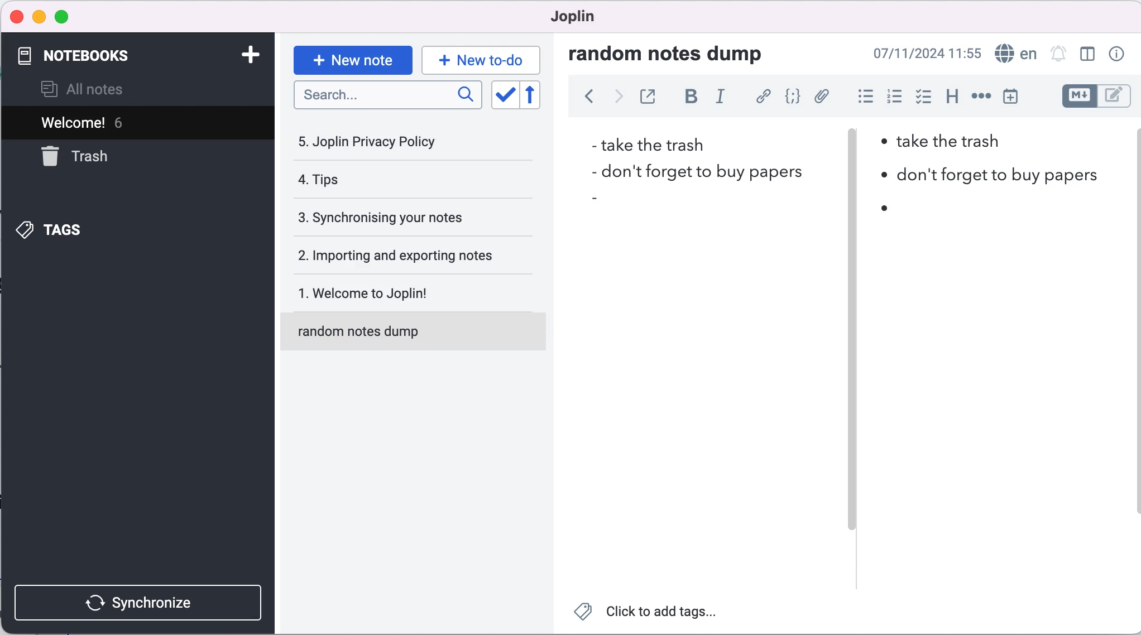  What do you see at coordinates (102, 157) in the screenshot?
I see `trash` at bounding box center [102, 157].